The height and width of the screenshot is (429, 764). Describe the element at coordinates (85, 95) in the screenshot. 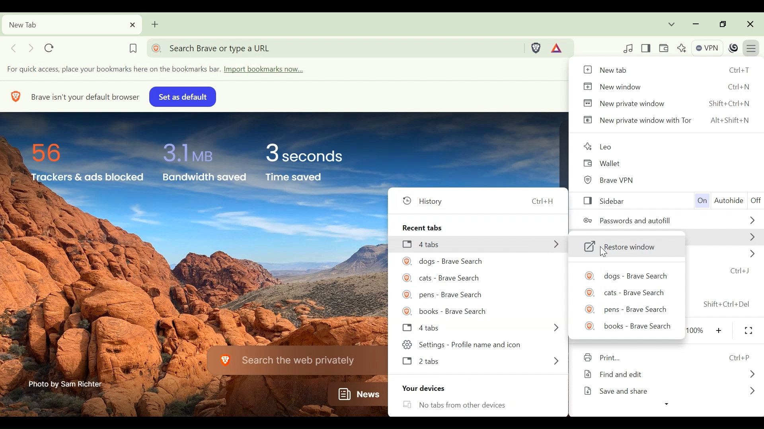

I see `Brave isn't your default browser` at that location.